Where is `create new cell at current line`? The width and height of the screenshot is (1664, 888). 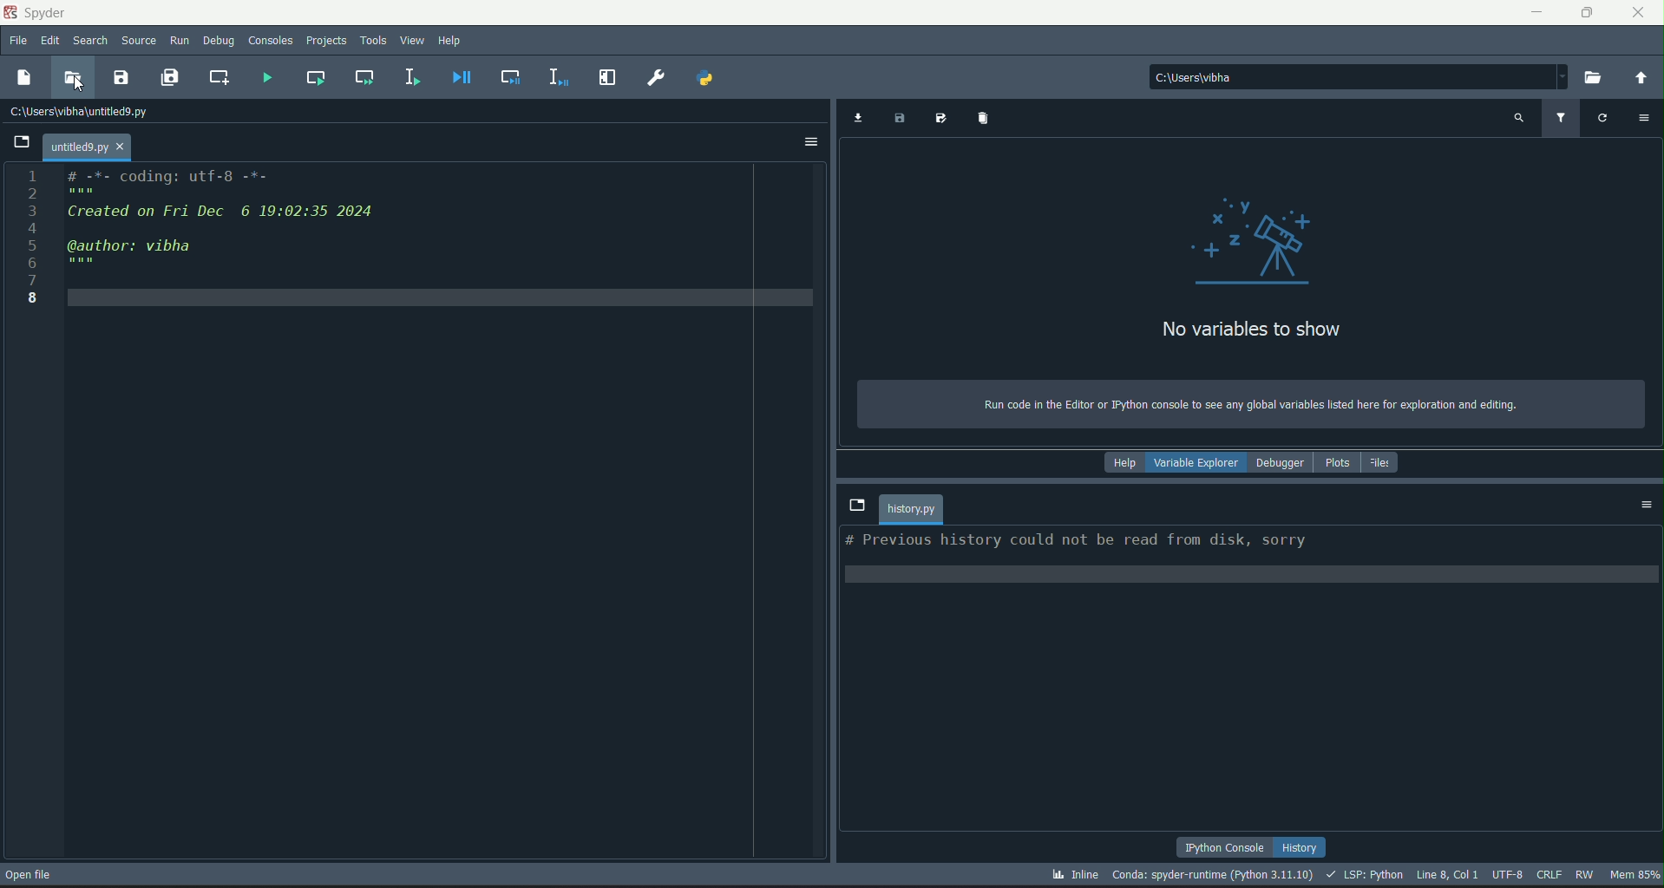
create new cell at current line is located at coordinates (216, 75).